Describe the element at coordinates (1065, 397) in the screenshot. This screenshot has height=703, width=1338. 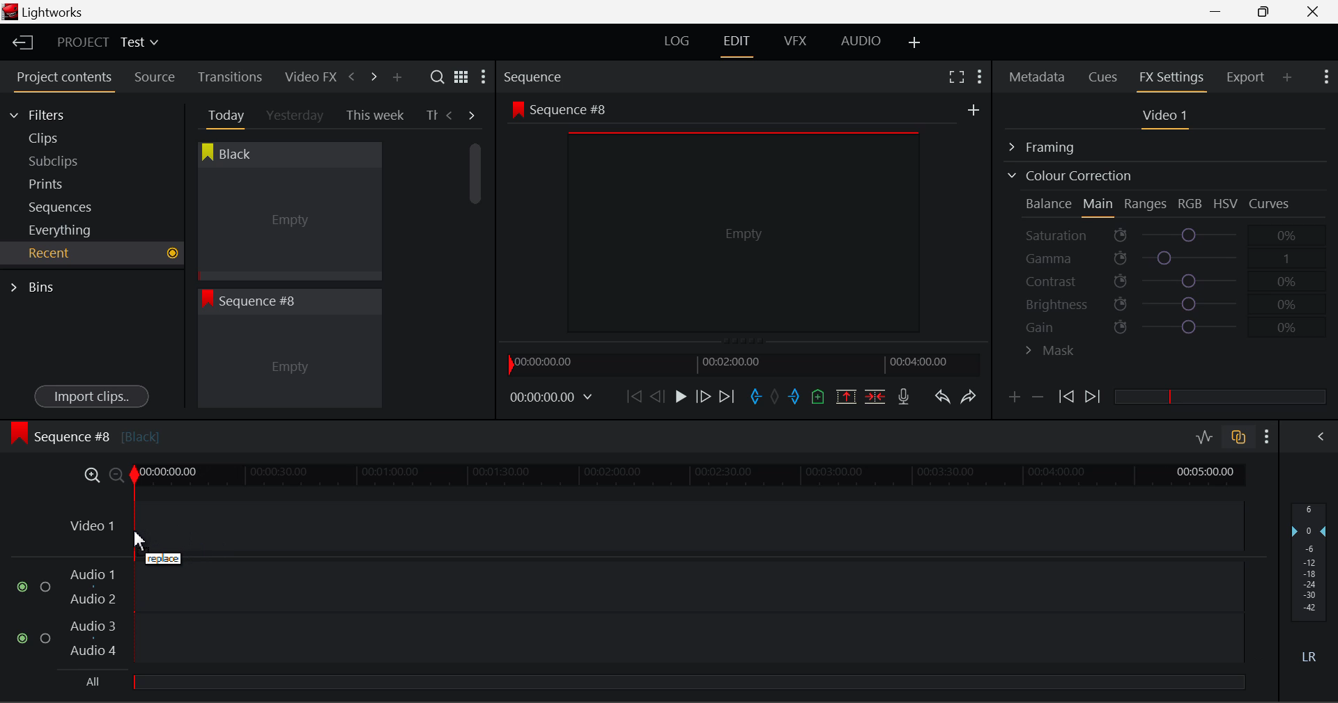
I see `Previous keyframe` at that location.